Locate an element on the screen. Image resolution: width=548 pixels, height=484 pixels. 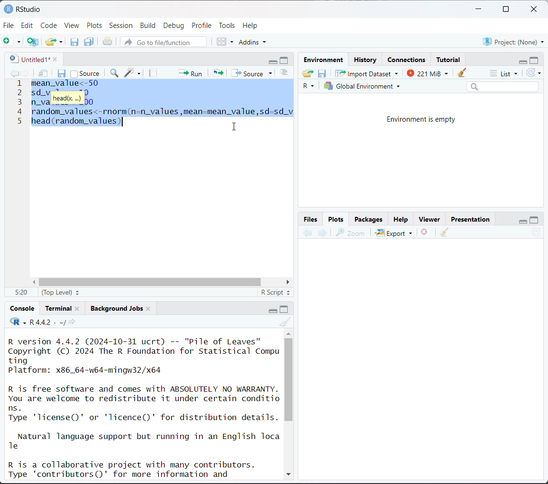
open an existing file is located at coordinates (51, 40).